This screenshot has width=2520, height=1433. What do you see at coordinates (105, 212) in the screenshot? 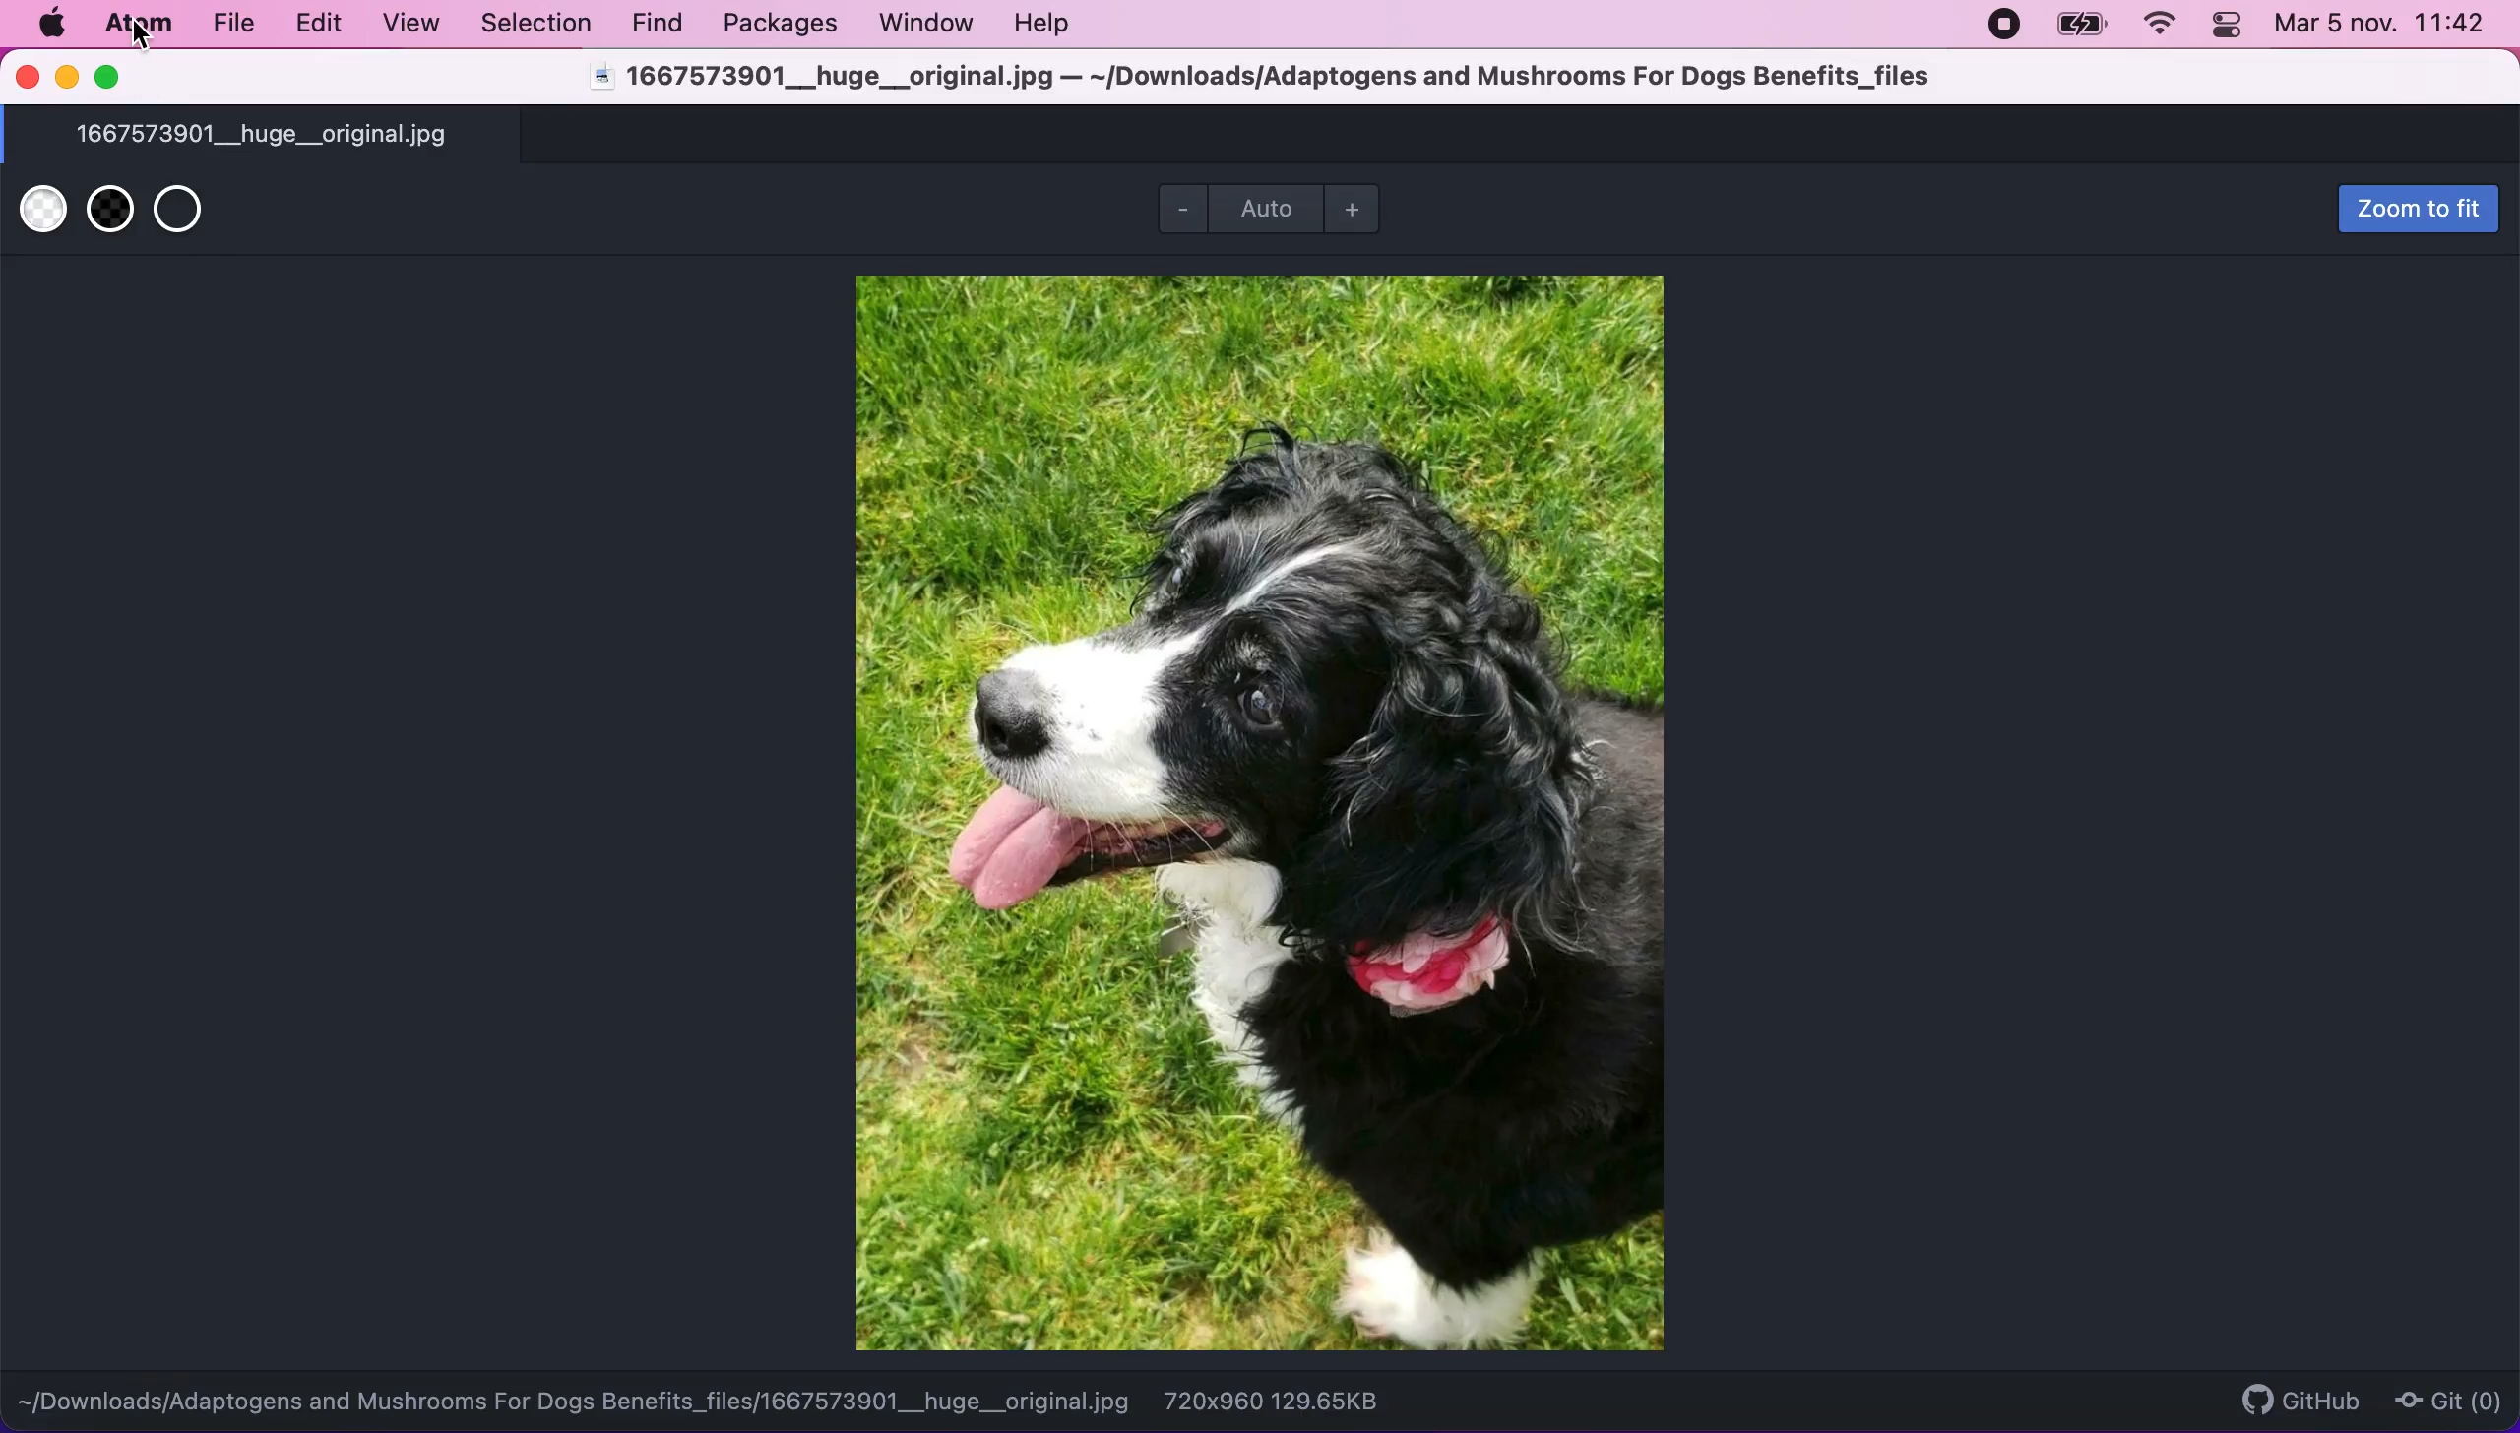
I see `use black transparent background` at bounding box center [105, 212].